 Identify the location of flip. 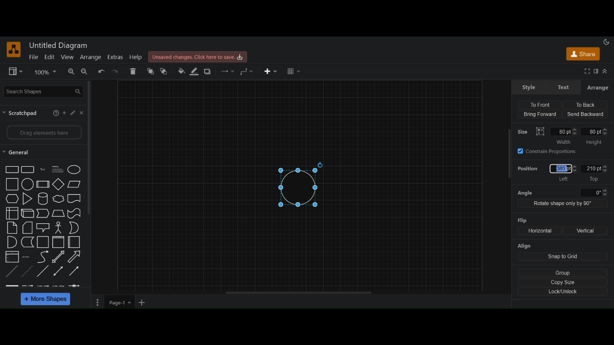
(521, 220).